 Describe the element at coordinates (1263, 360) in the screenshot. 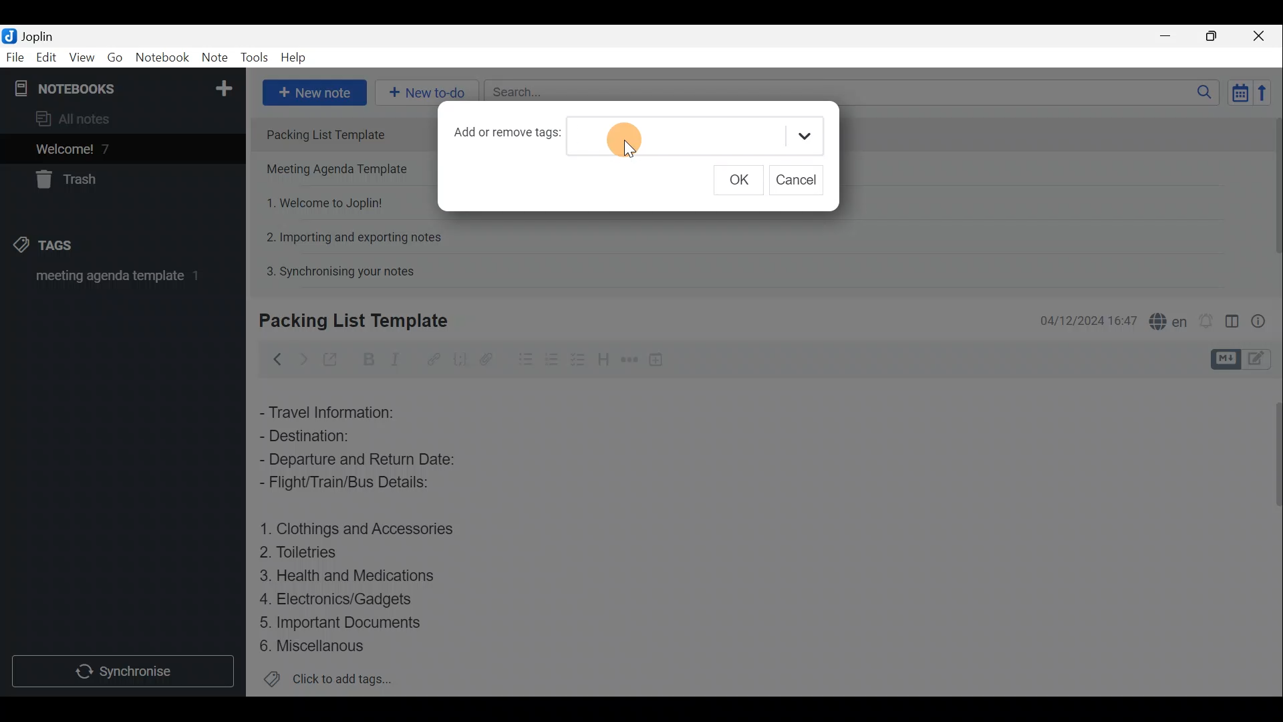

I see `Toggle editors` at that location.